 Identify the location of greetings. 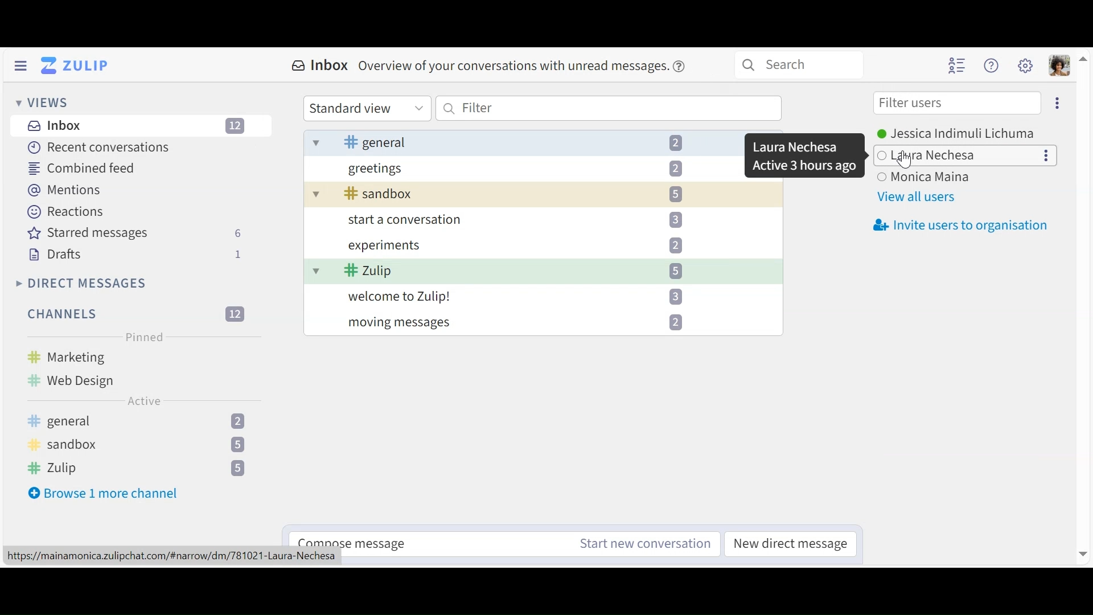
(519, 167).